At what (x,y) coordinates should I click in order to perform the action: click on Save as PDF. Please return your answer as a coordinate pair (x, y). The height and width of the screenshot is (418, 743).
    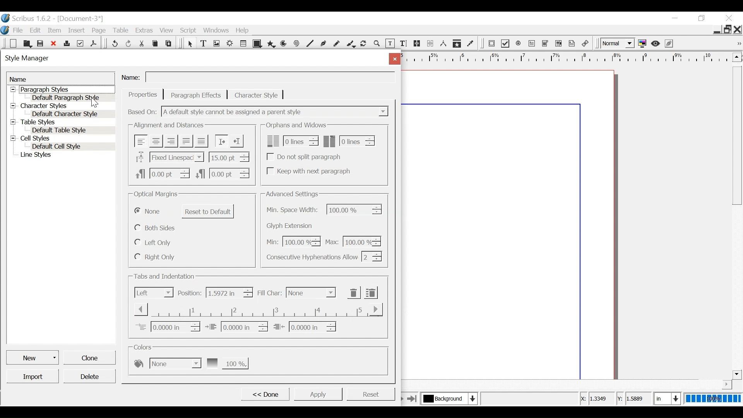
    Looking at the image, I should click on (94, 43).